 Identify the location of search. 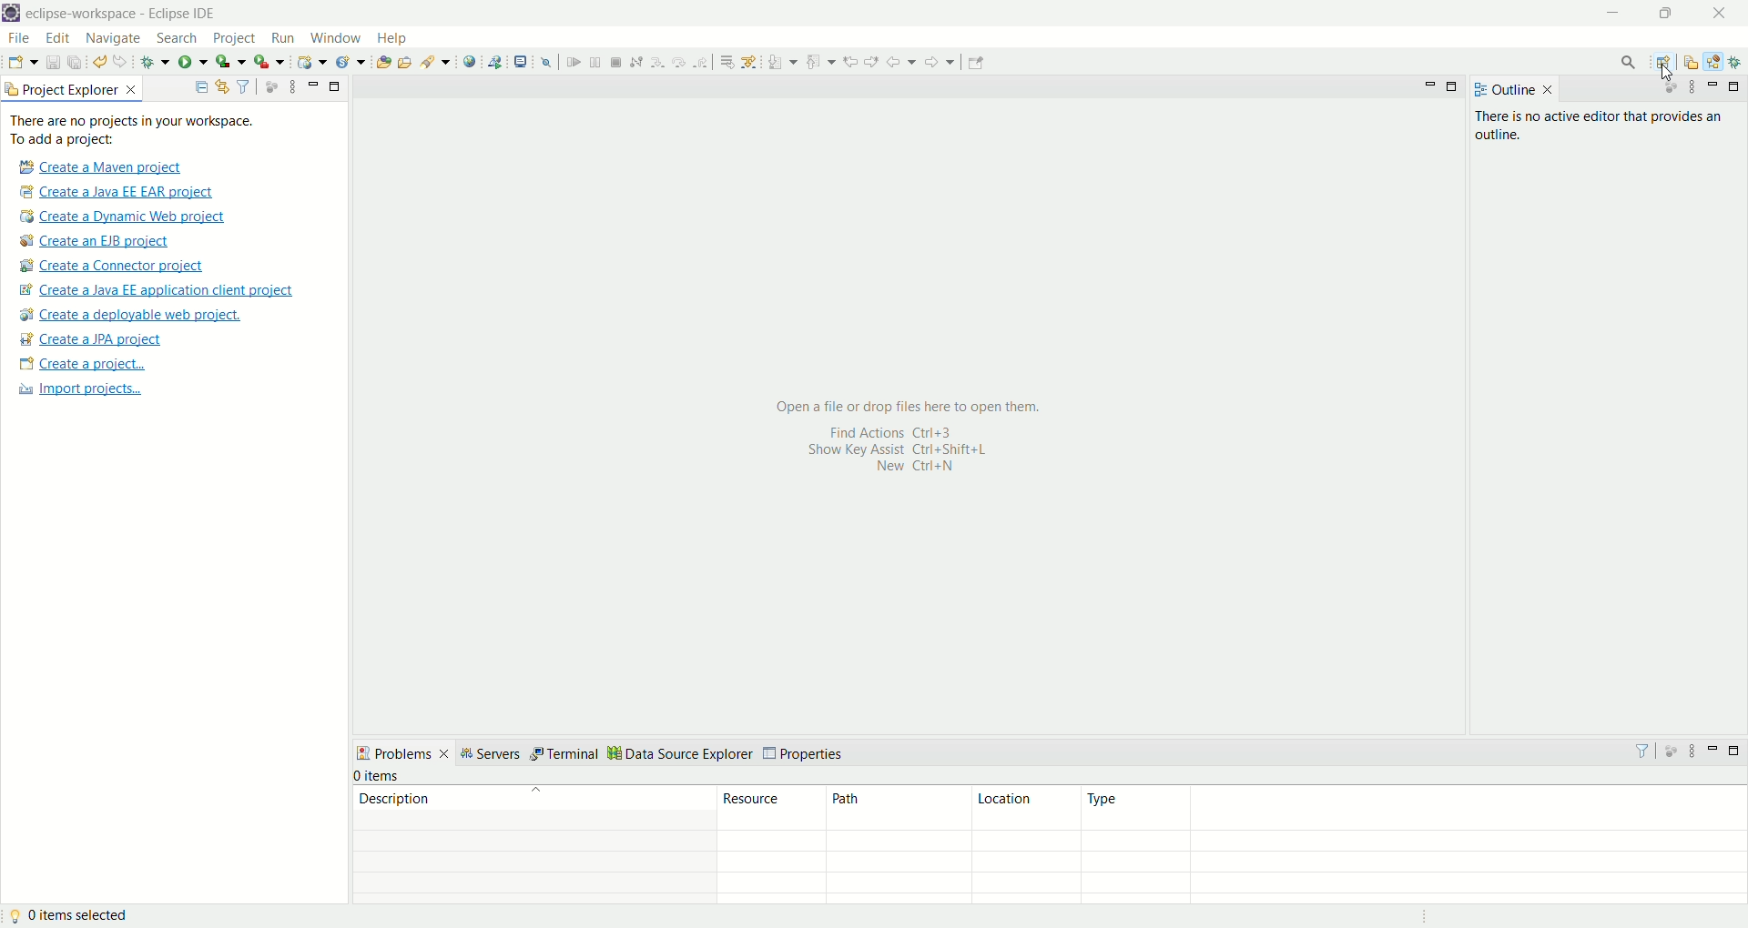
(434, 62).